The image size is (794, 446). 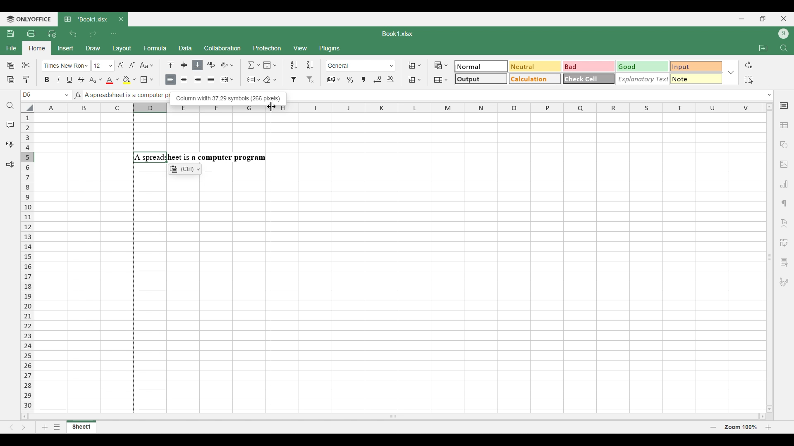 I want to click on Merge and centre options, so click(x=227, y=79).